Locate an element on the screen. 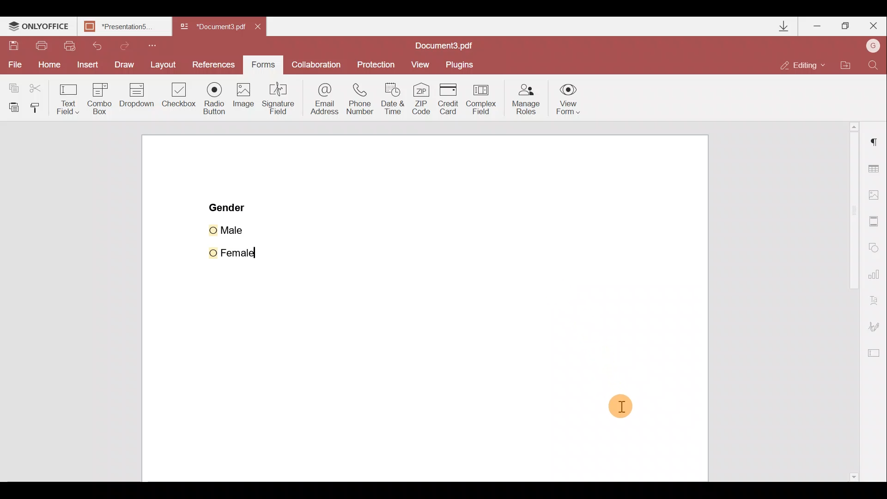  Forms is located at coordinates (266, 65).